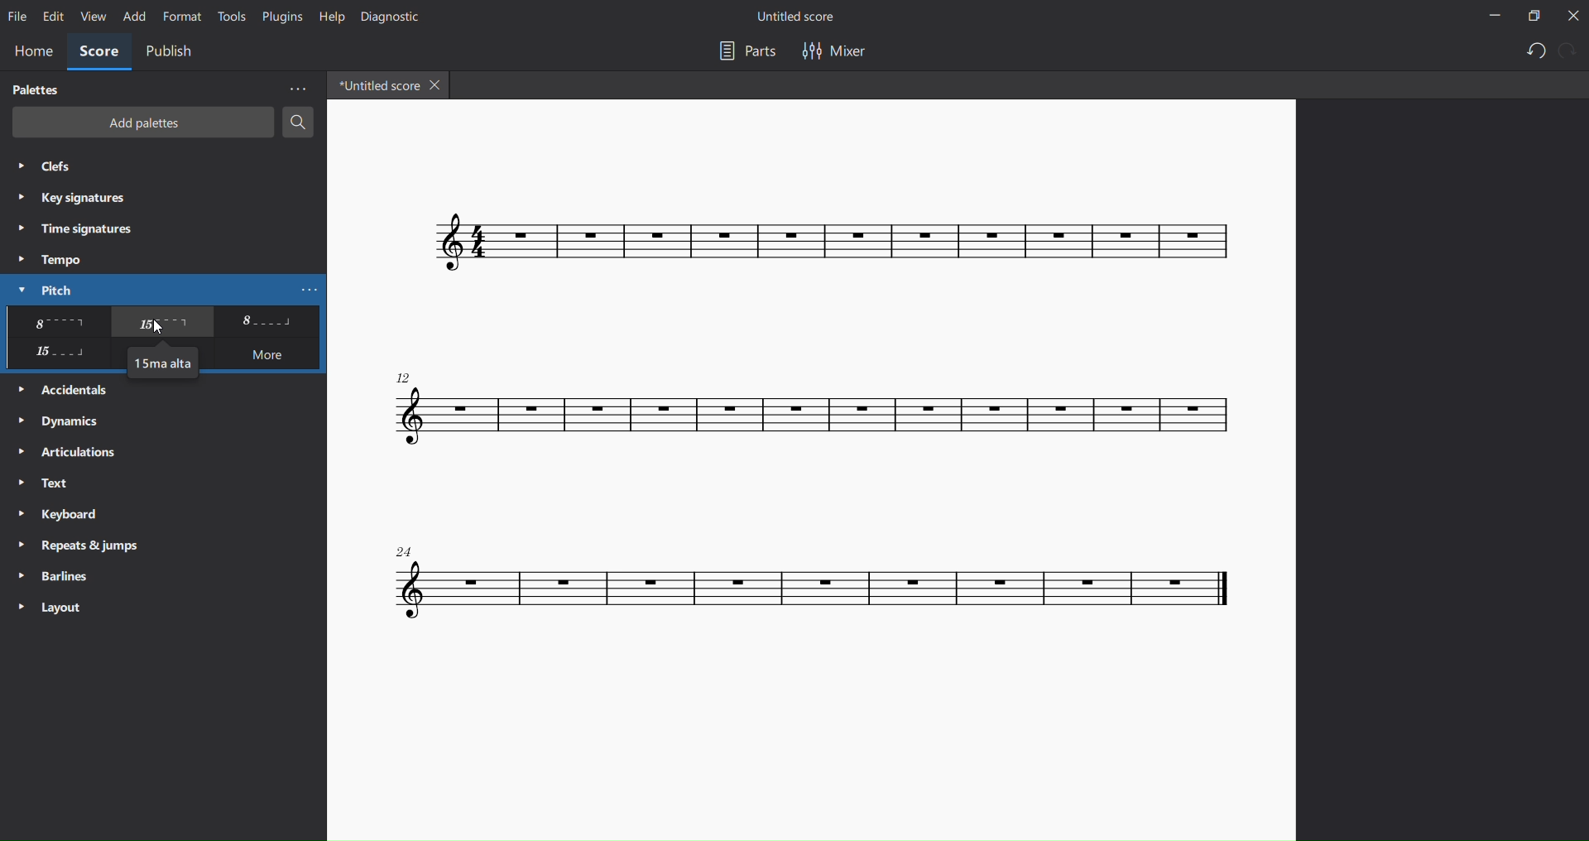 The height and width of the screenshot is (841, 1589). What do you see at coordinates (91, 17) in the screenshot?
I see `view` at bounding box center [91, 17].